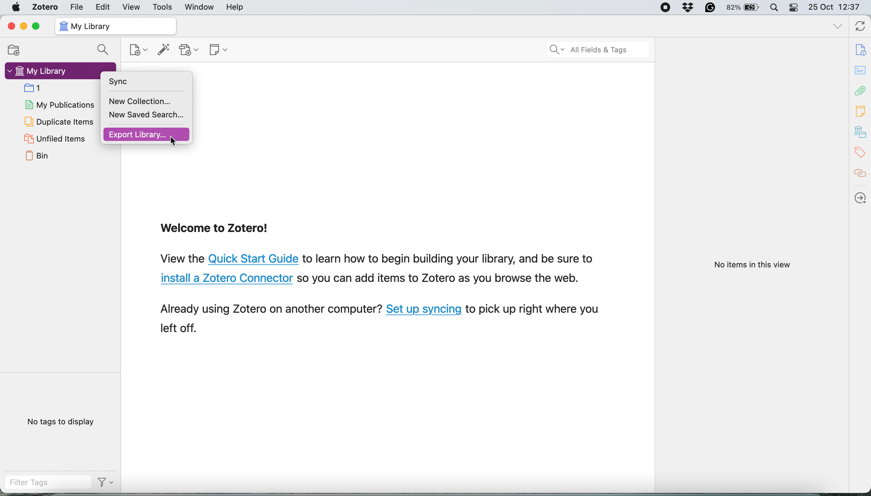  What do you see at coordinates (146, 114) in the screenshot?
I see `New Saved Search...` at bounding box center [146, 114].